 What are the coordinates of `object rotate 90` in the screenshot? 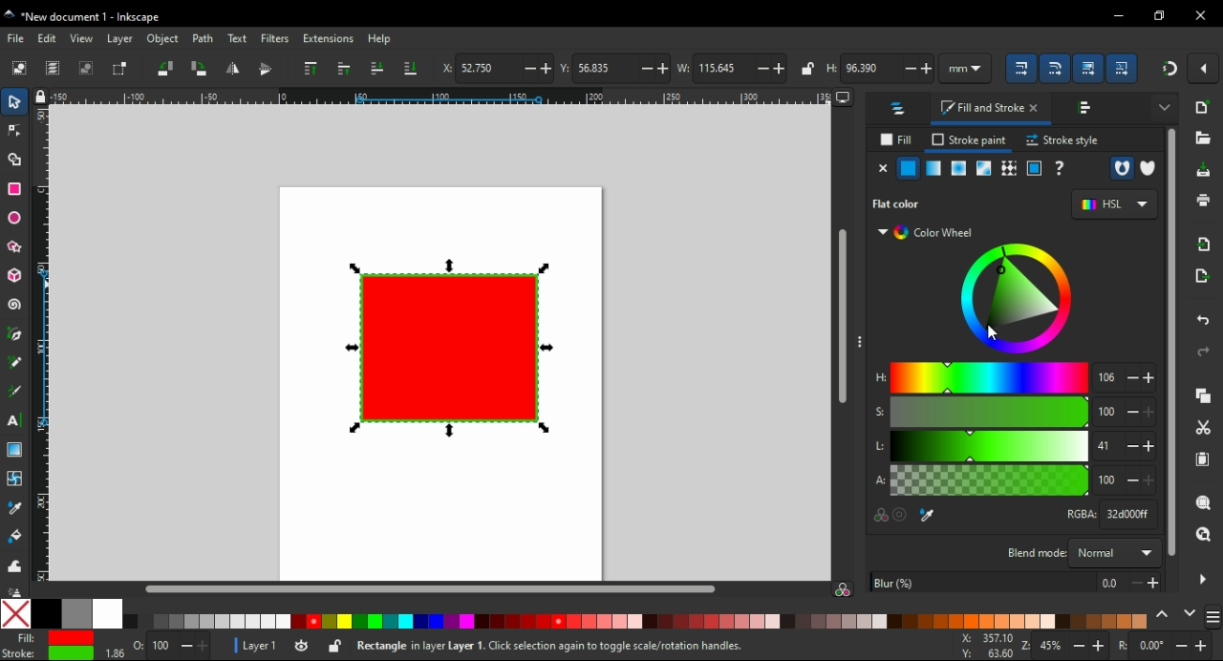 It's located at (199, 69).